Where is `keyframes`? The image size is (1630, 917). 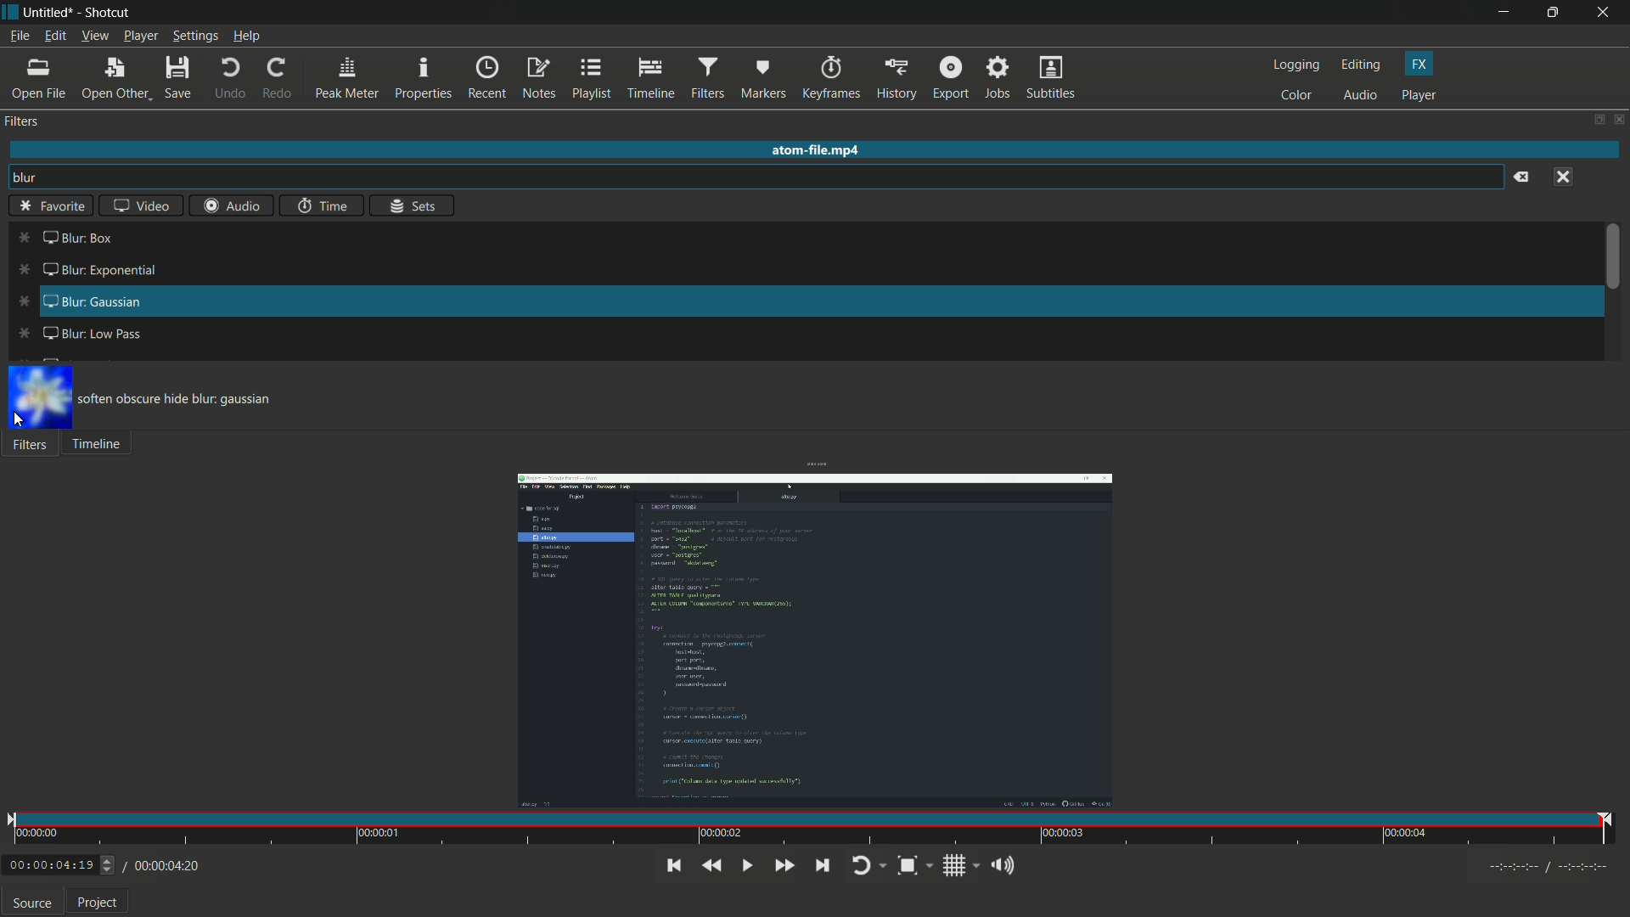
keyframes is located at coordinates (832, 79).